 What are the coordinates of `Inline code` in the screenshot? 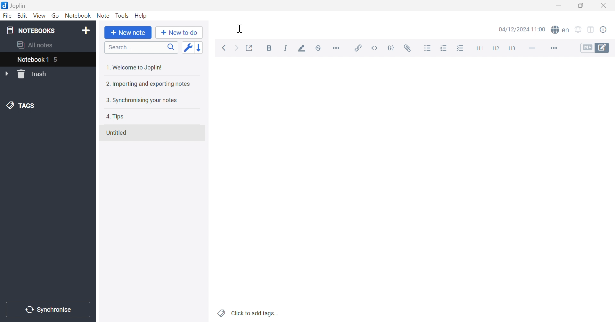 It's located at (374, 48).